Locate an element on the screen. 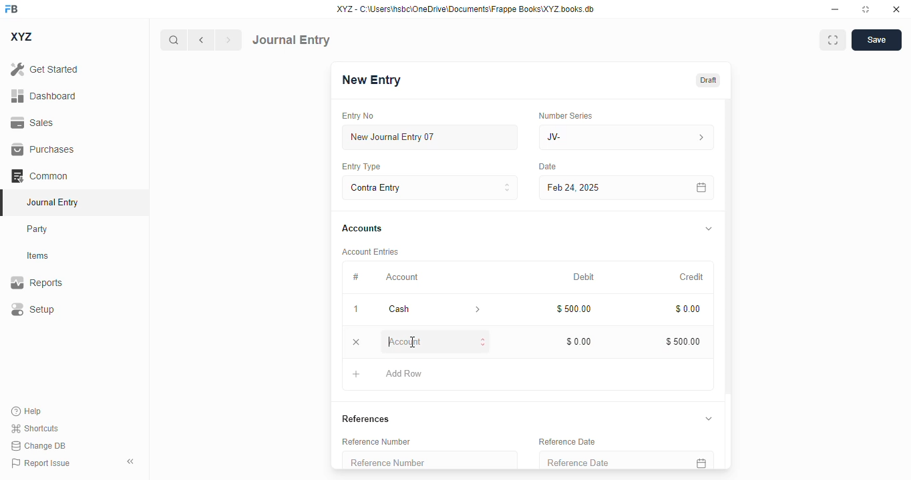 The height and width of the screenshot is (480, 911). account -  typing is located at coordinates (437, 342).